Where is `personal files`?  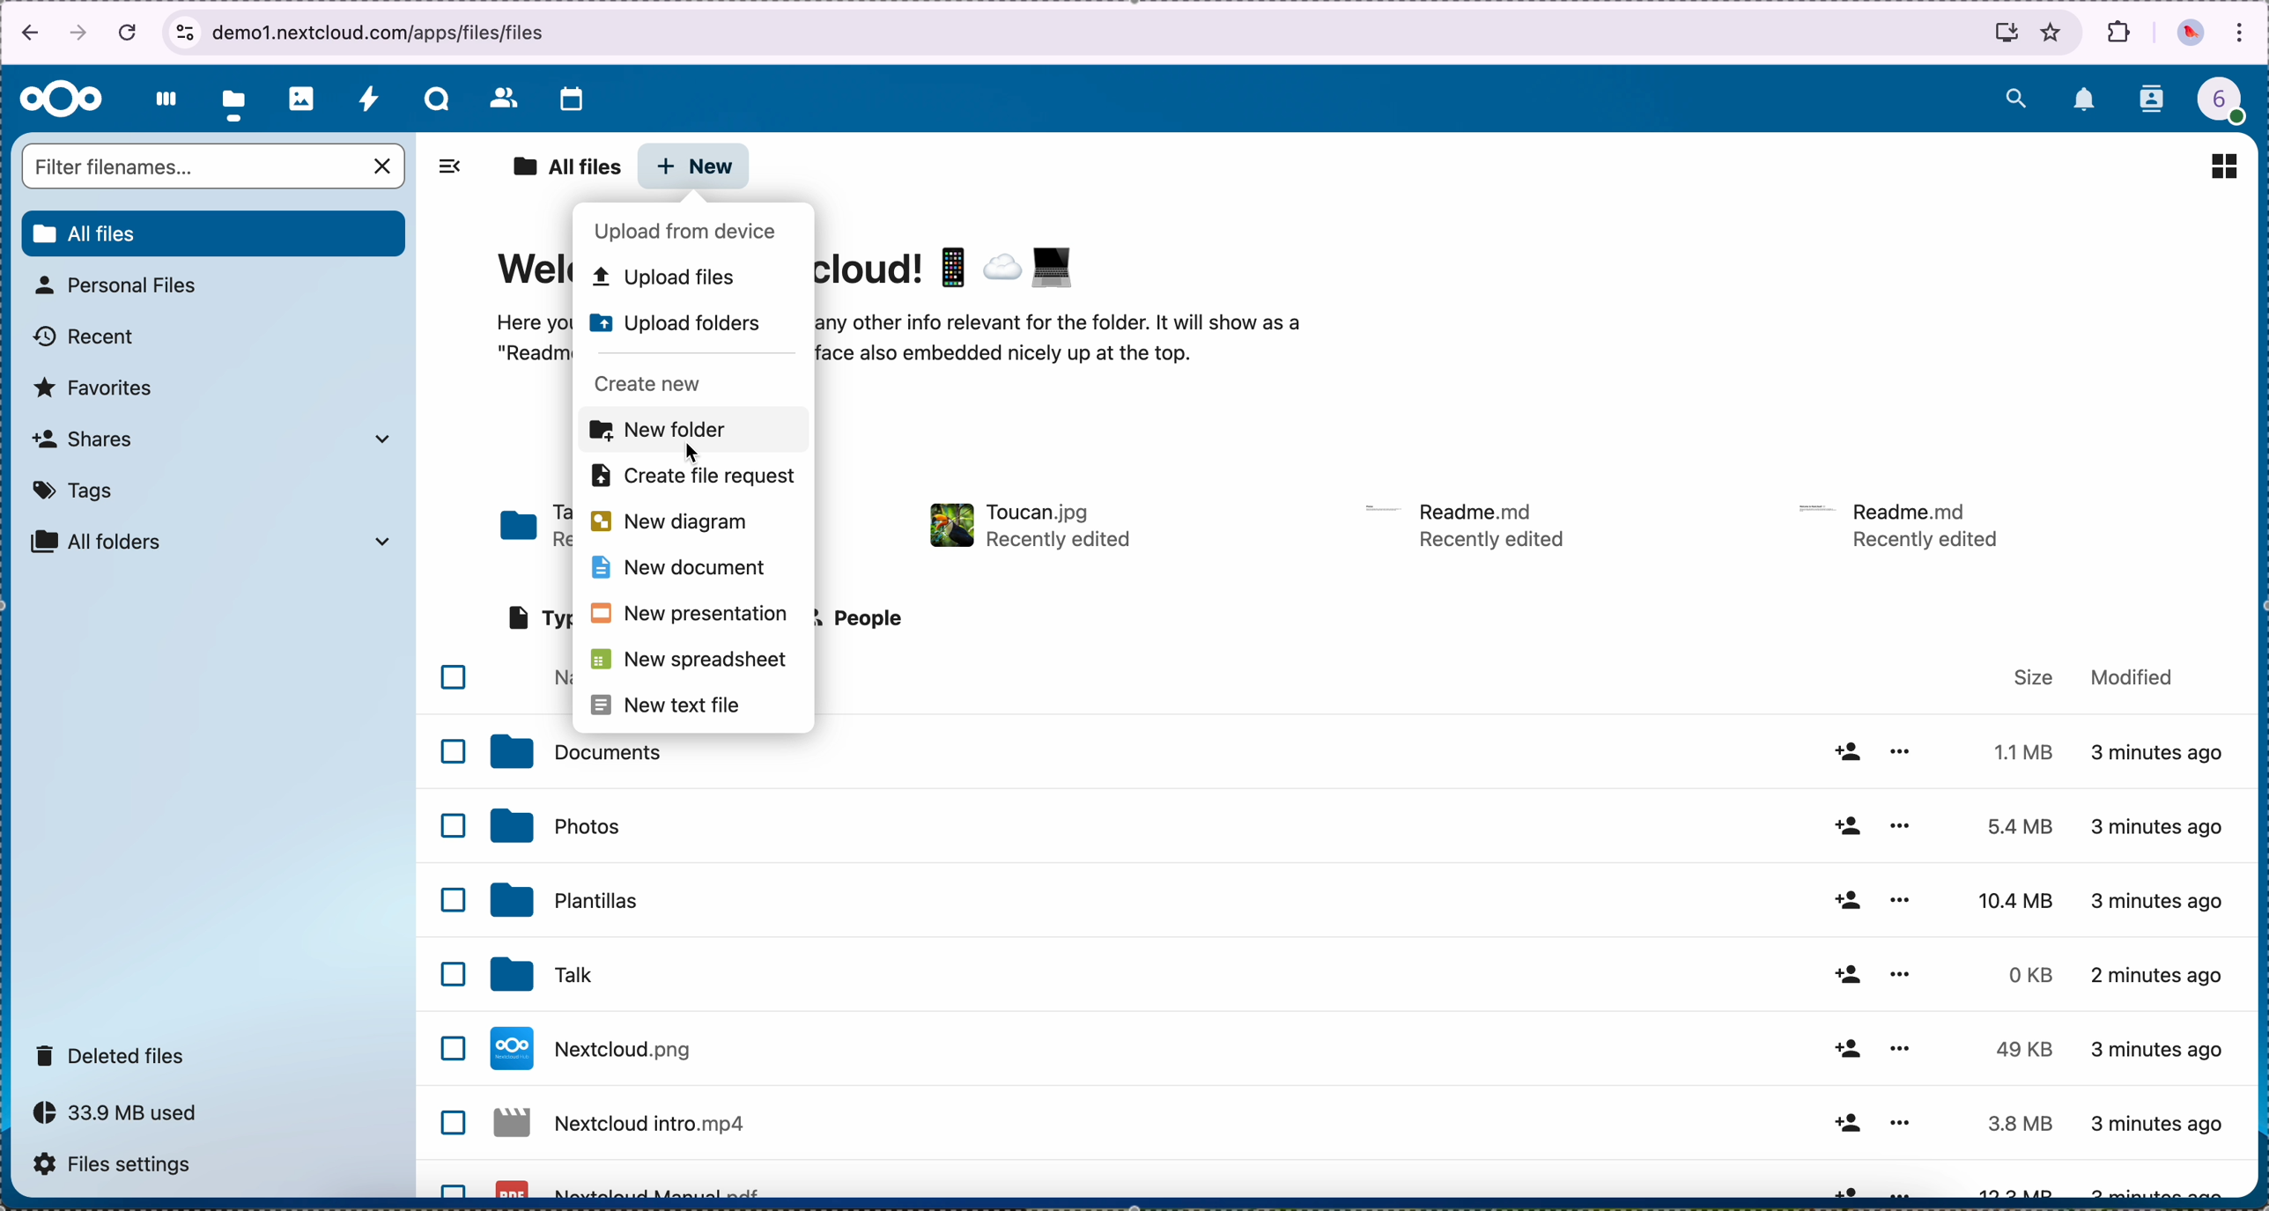 personal files is located at coordinates (122, 285).